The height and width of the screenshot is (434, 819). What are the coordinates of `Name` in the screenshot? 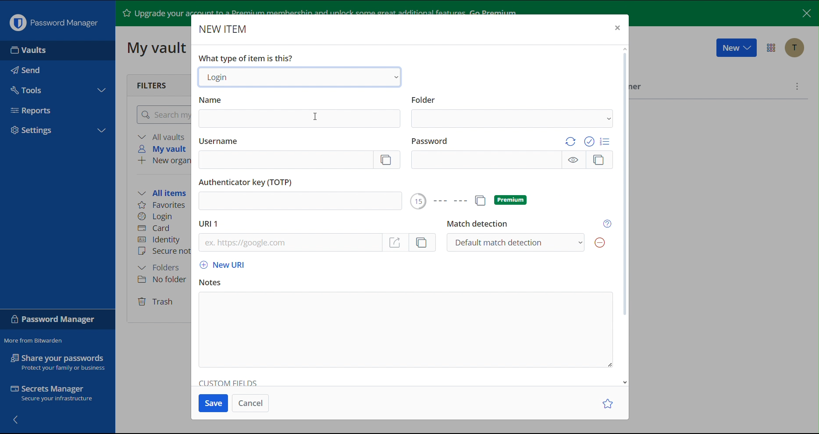 It's located at (300, 112).